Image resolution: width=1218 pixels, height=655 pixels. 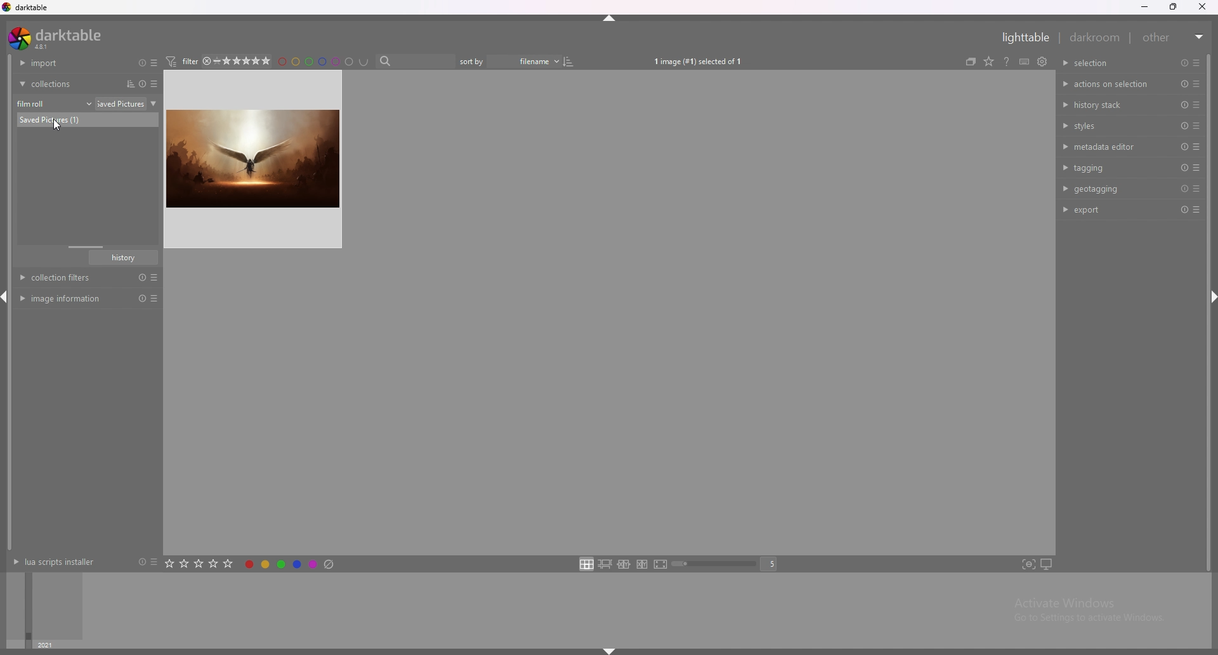 What do you see at coordinates (716, 565) in the screenshot?
I see `zoom bar` at bounding box center [716, 565].